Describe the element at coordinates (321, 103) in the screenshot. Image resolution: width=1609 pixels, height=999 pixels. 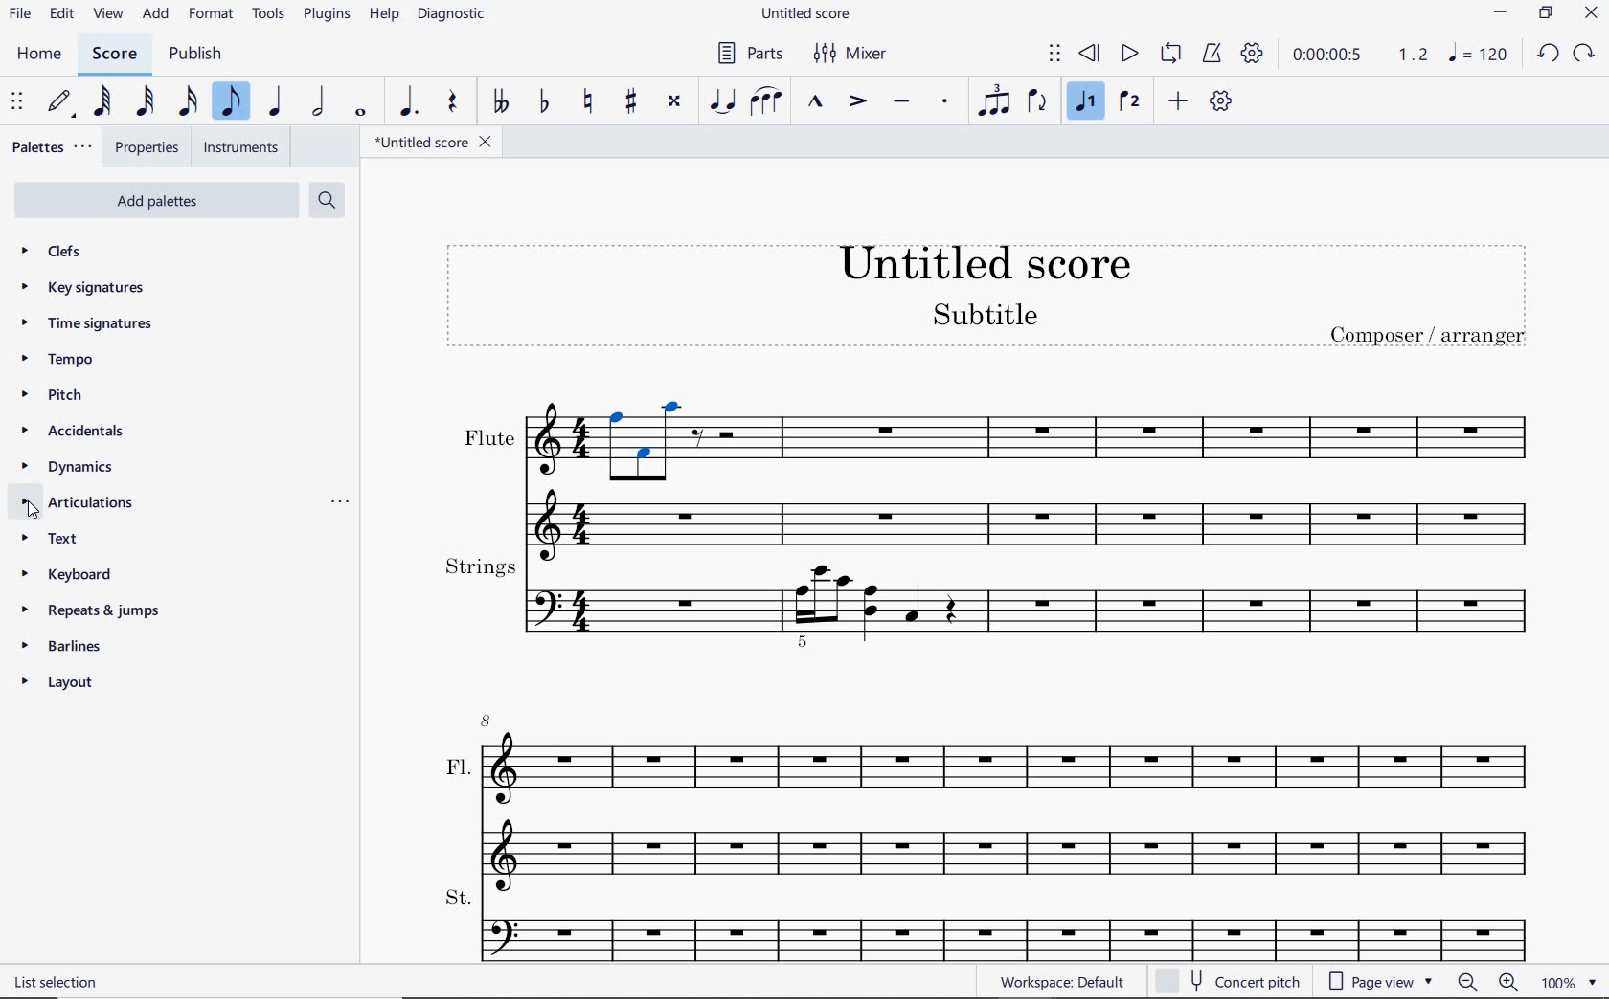
I see `HALF NOTE` at that location.